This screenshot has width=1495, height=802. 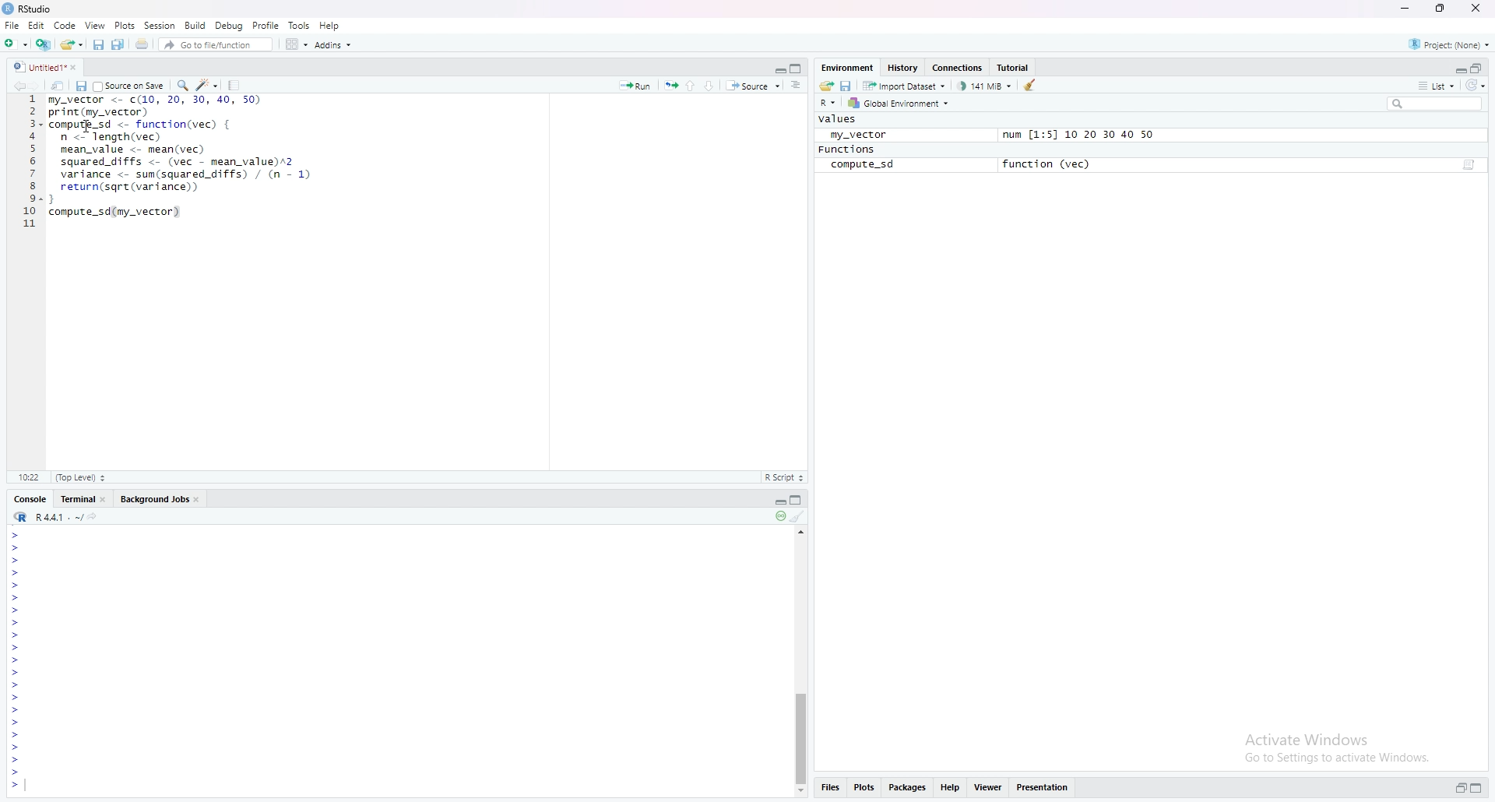 What do you see at coordinates (48, 68) in the screenshot?
I see `Untitled1*` at bounding box center [48, 68].